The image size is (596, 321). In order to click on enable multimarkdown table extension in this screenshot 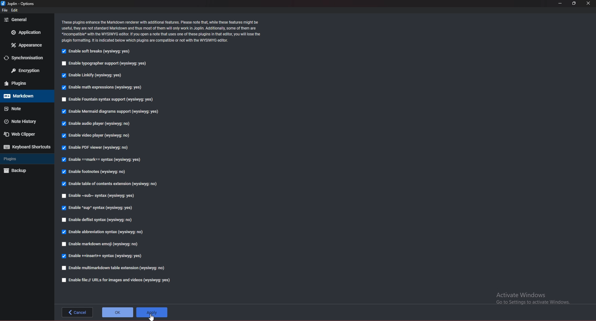, I will do `click(116, 269)`.